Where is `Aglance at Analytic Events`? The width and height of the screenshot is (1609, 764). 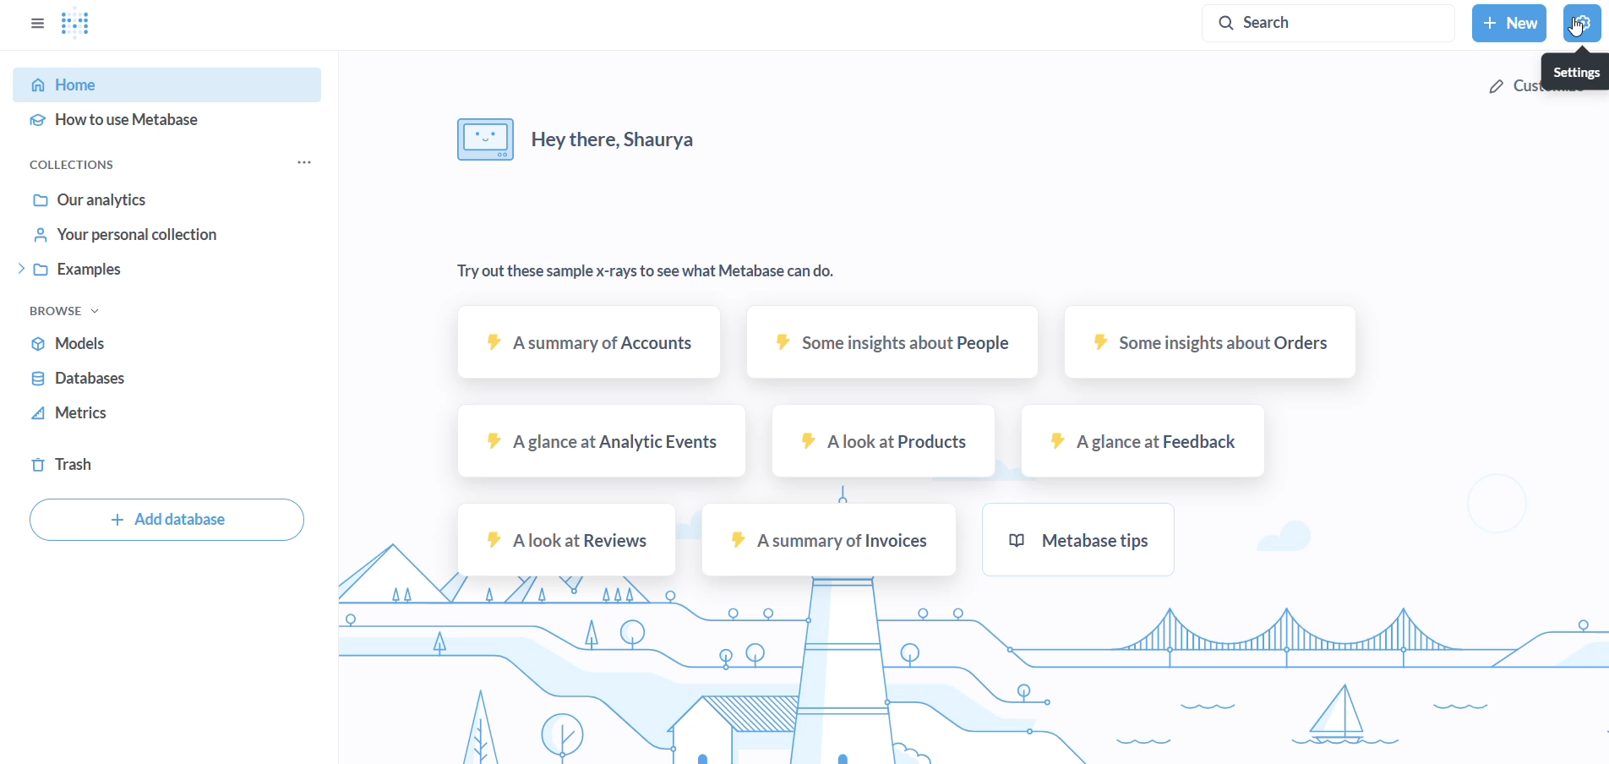
Aglance at Analytic Events is located at coordinates (603, 441).